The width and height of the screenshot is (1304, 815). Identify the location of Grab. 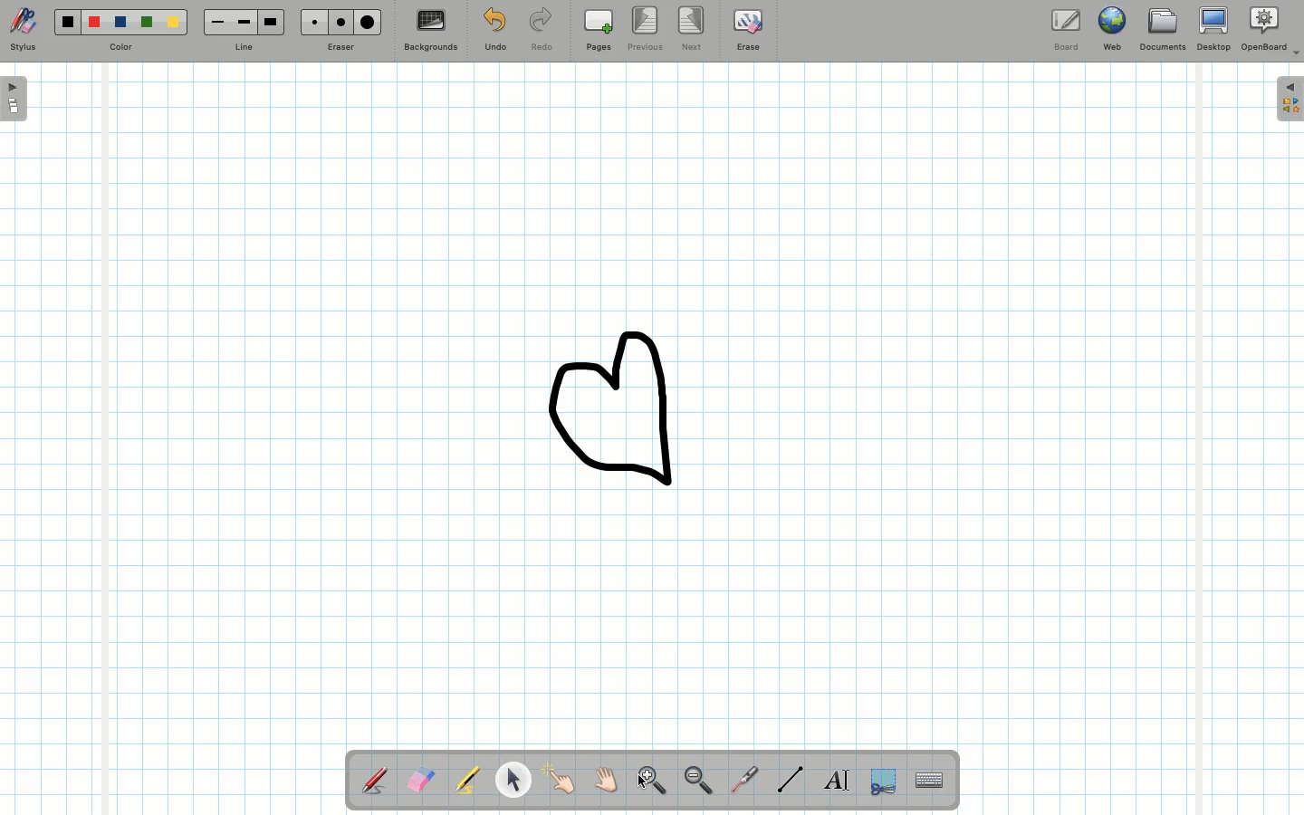
(607, 780).